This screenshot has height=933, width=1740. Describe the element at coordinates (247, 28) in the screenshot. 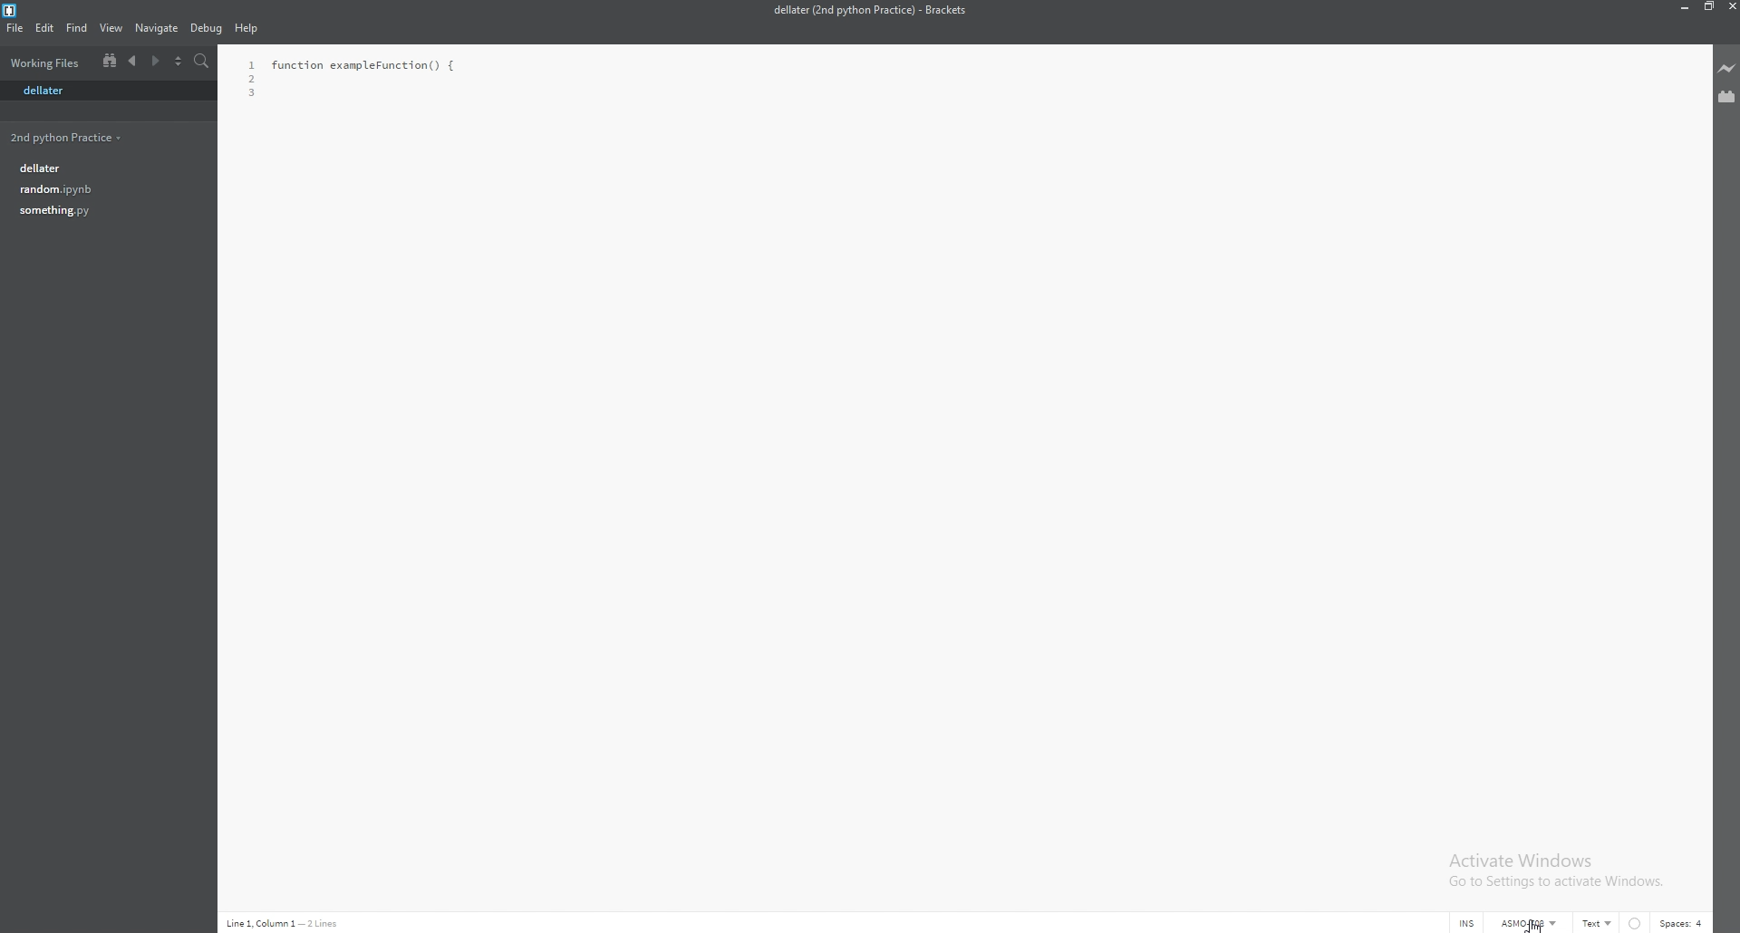

I see `help` at that location.